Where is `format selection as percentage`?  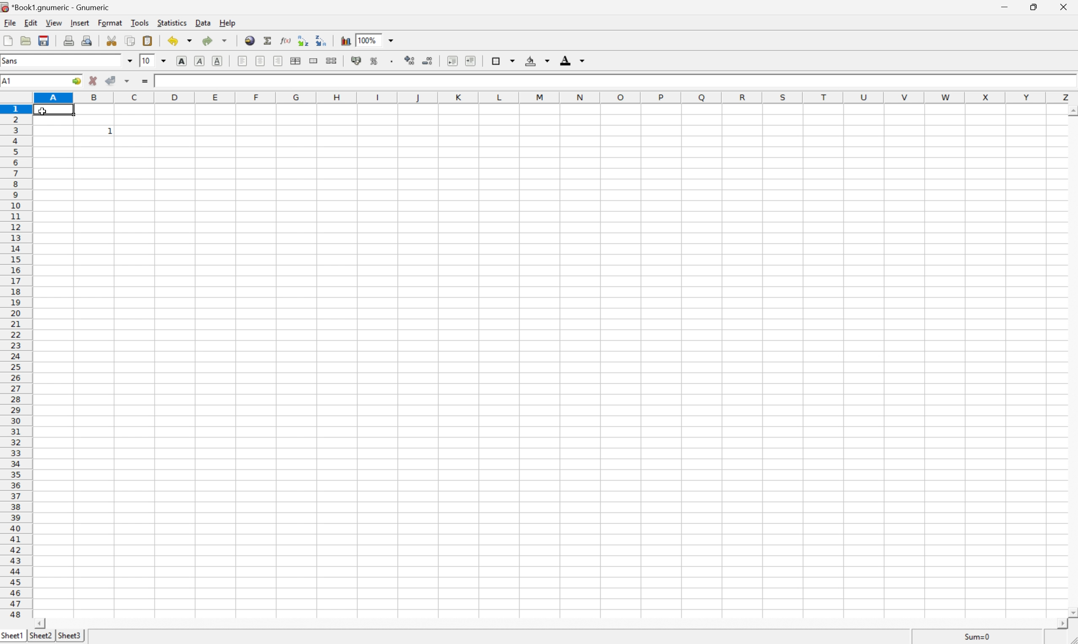
format selection as percentage is located at coordinates (375, 60).